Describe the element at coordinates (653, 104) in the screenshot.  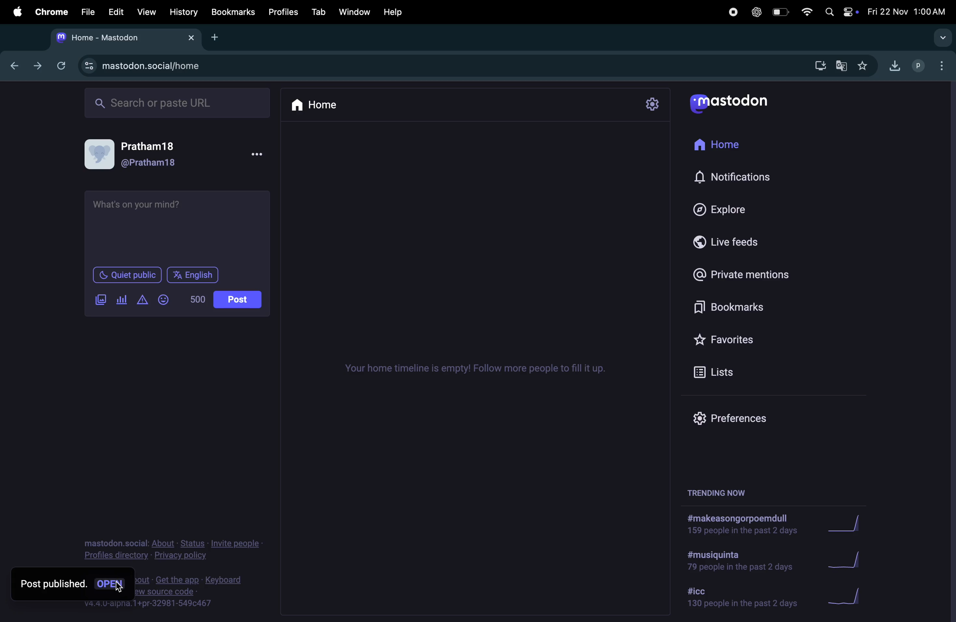
I see `settings` at that location.